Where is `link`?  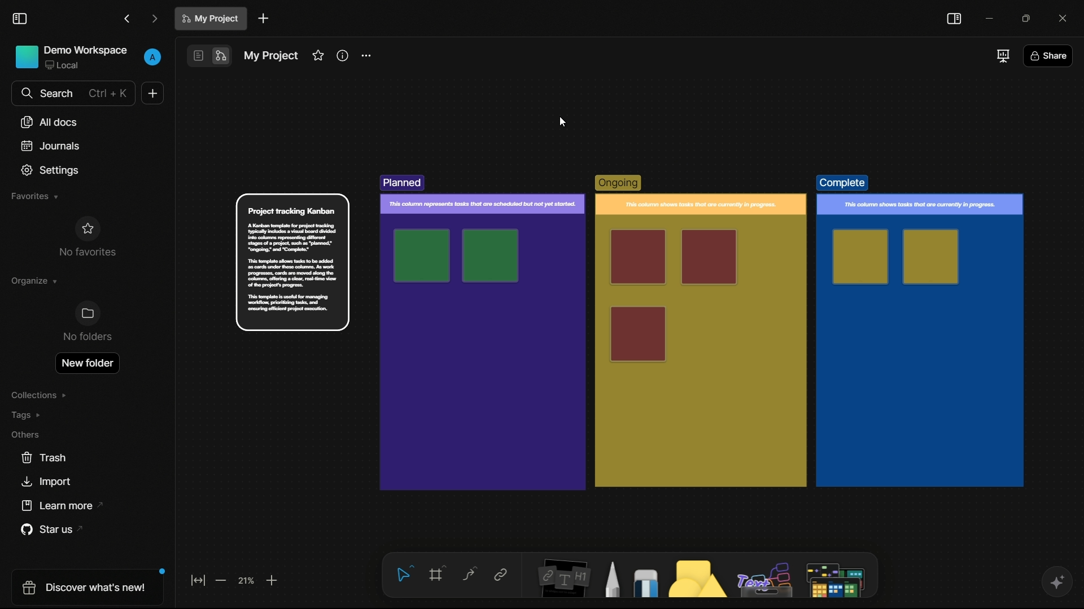
link is located at coordinates (500, 575).